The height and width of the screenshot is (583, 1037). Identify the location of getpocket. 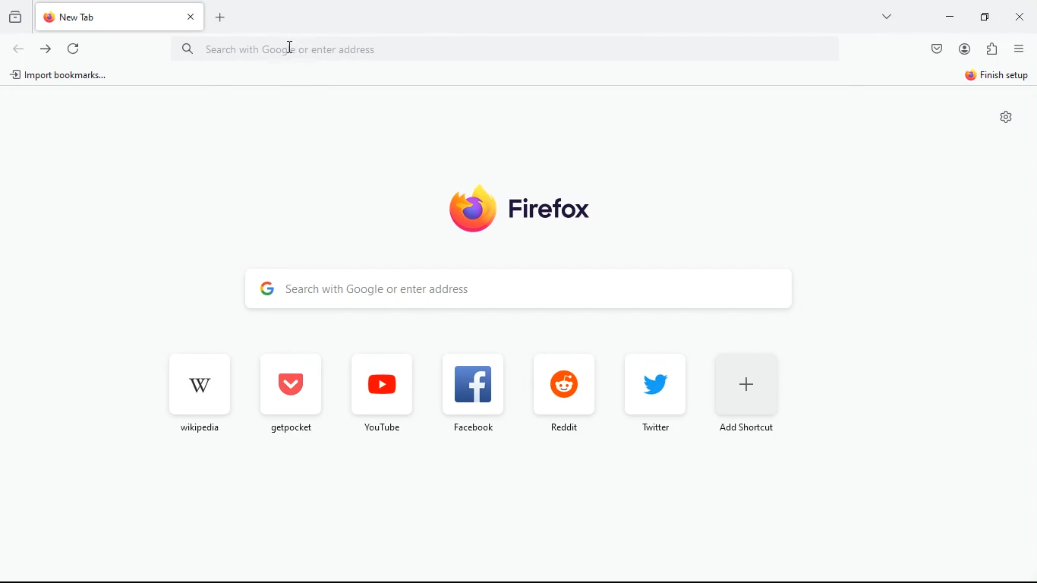
(288, 392).